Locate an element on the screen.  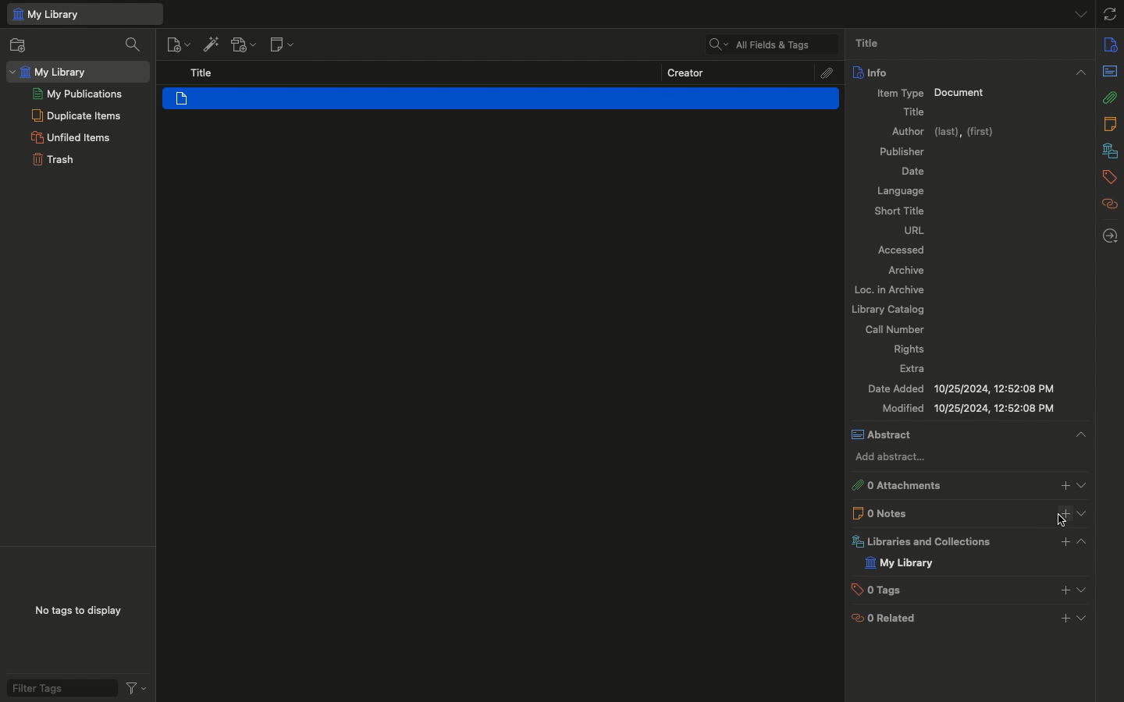
Show is located at coordinates (1083, 484).